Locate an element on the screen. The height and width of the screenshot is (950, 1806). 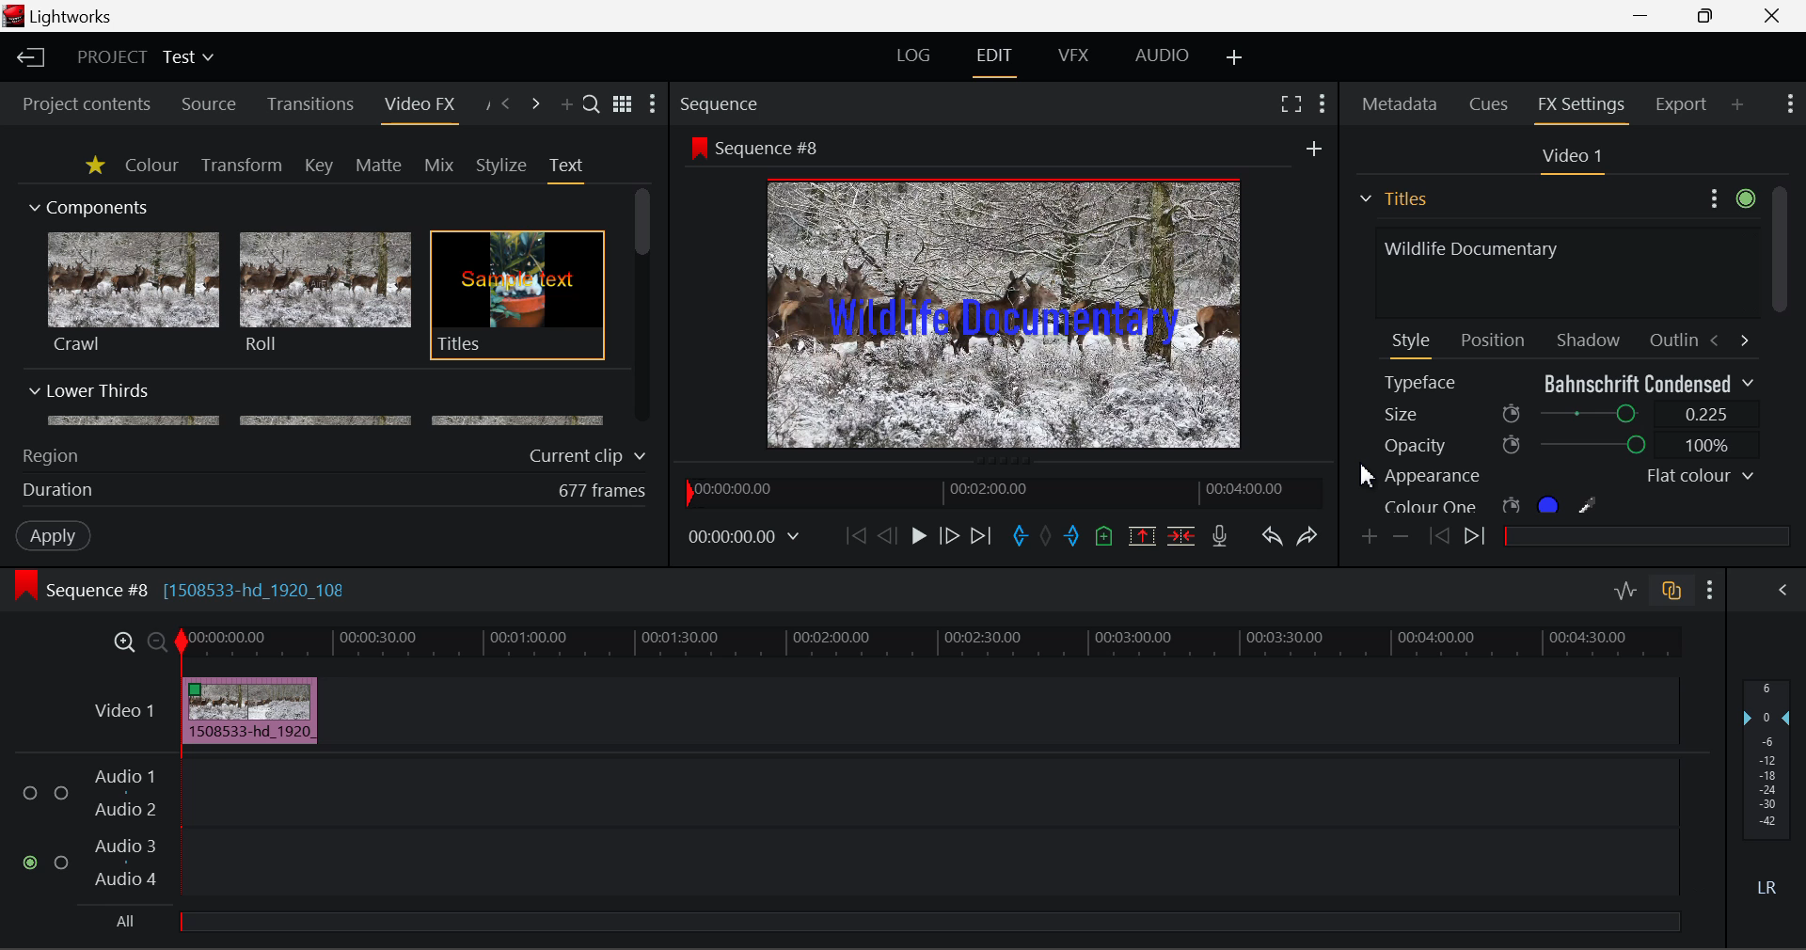
Mark In is located at coordinates (1020, 539).